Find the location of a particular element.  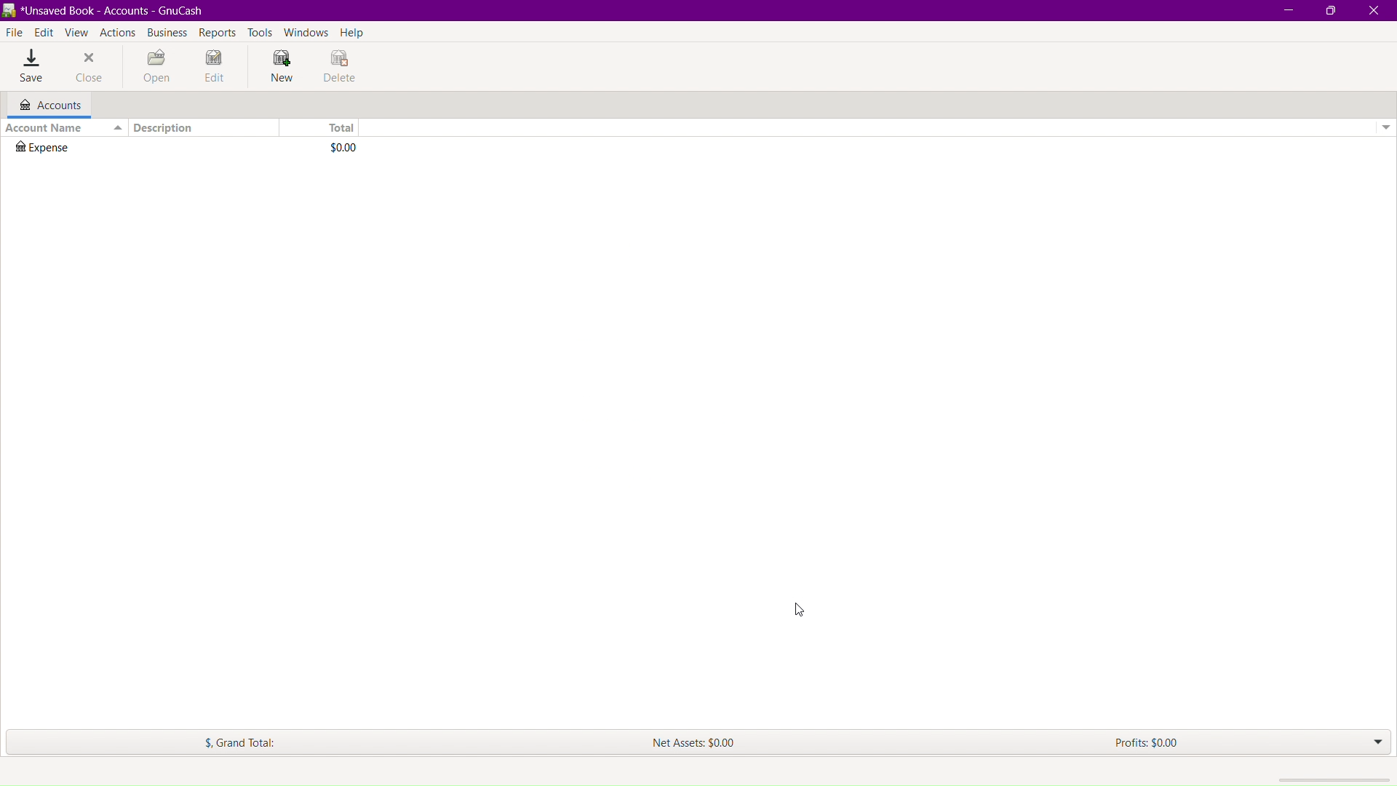

Tools is located at coordinates (258, 30).